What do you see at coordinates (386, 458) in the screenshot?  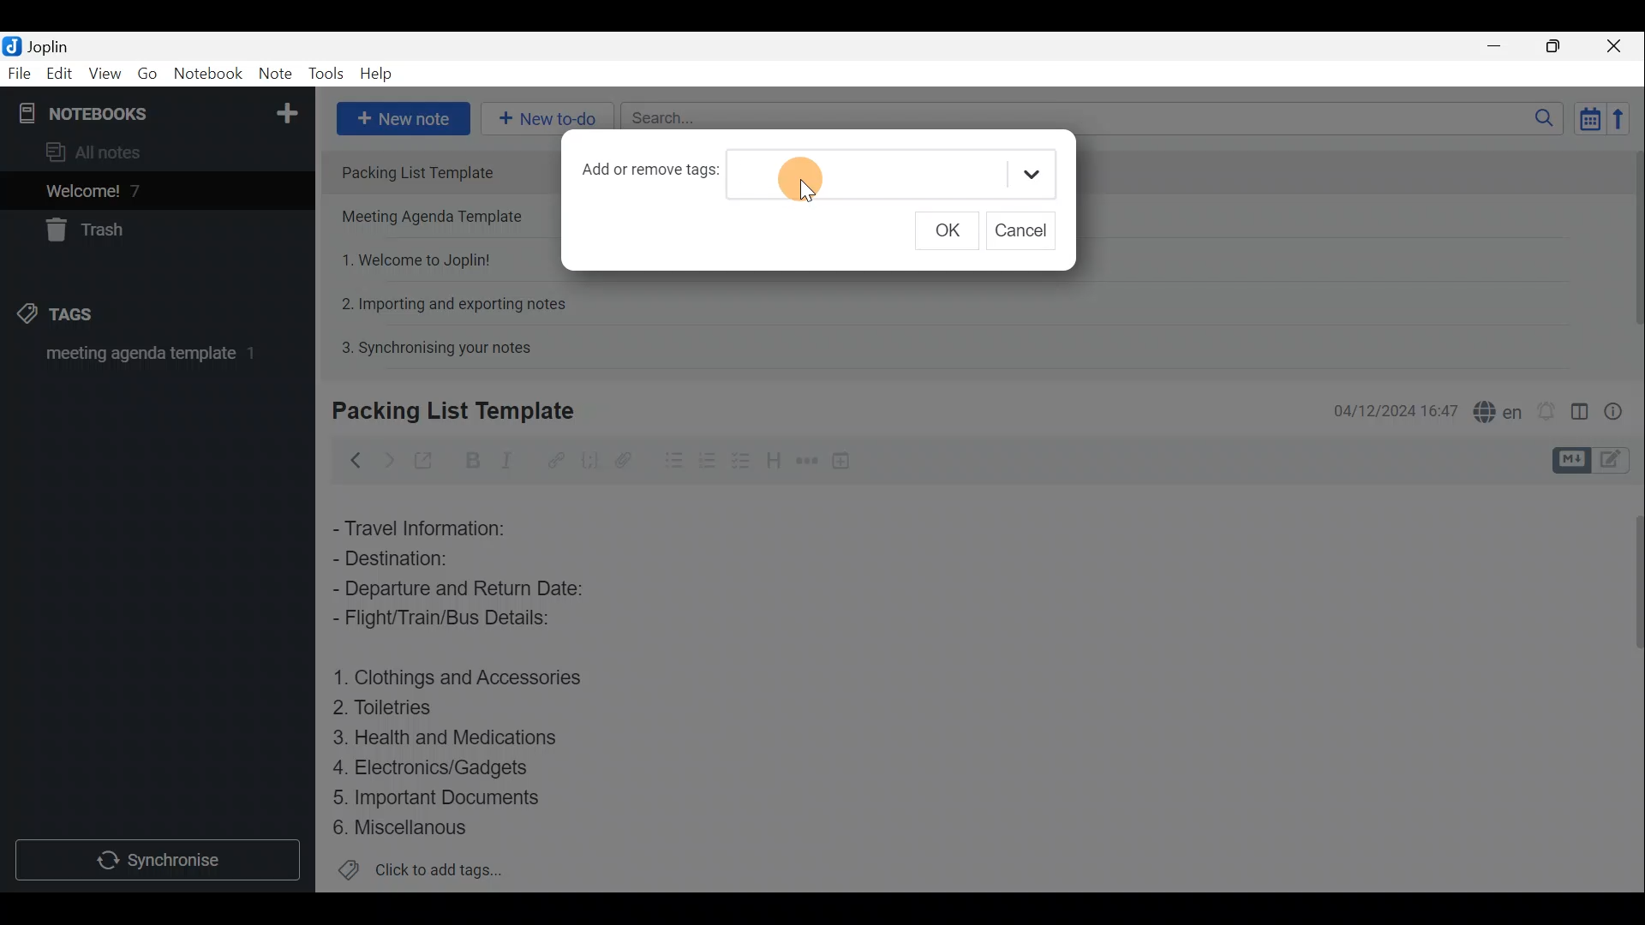 I see `Forward` at bounding box center [386, 458].